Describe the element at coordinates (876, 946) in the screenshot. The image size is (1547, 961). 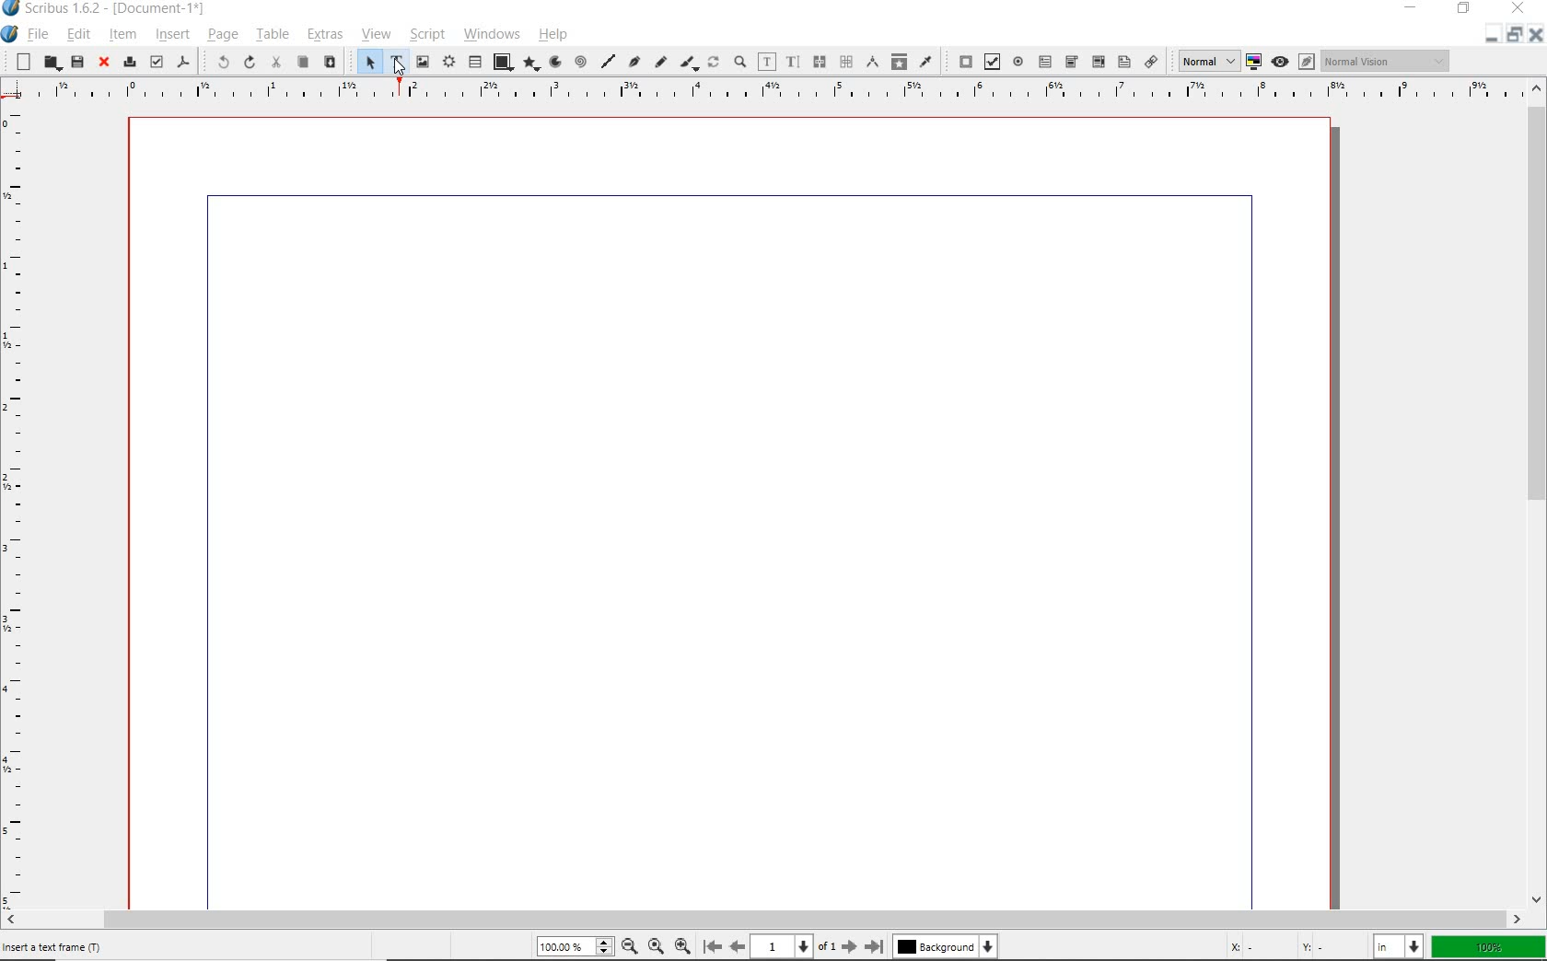
I see `Last Page` at that location.